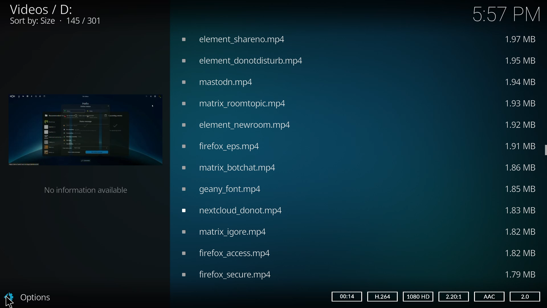  I want to click on hd, so click(419, 297).